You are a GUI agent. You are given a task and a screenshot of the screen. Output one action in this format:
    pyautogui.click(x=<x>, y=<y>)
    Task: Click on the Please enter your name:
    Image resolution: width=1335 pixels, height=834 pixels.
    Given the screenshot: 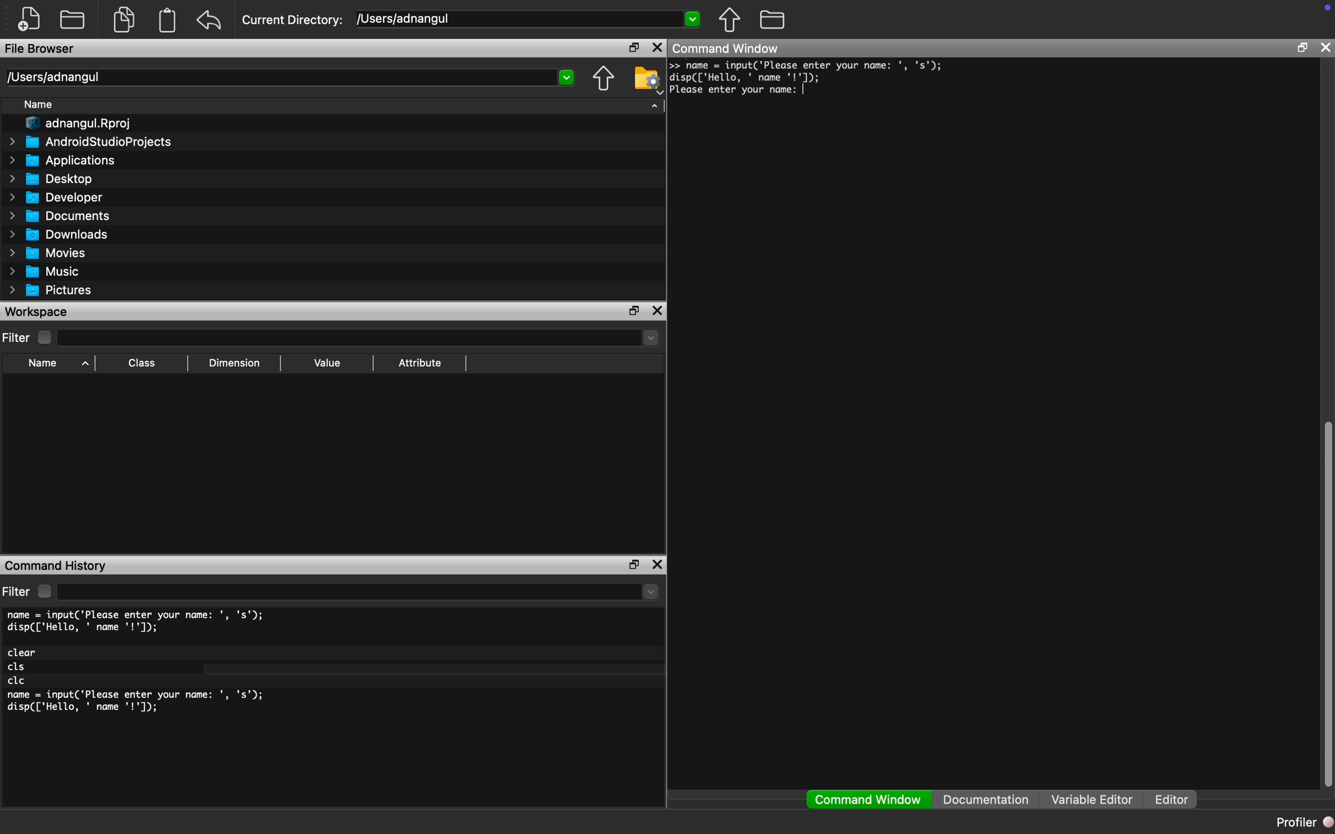 What is the action you would take?
    pyautogui.click(x=739, y=90)
    